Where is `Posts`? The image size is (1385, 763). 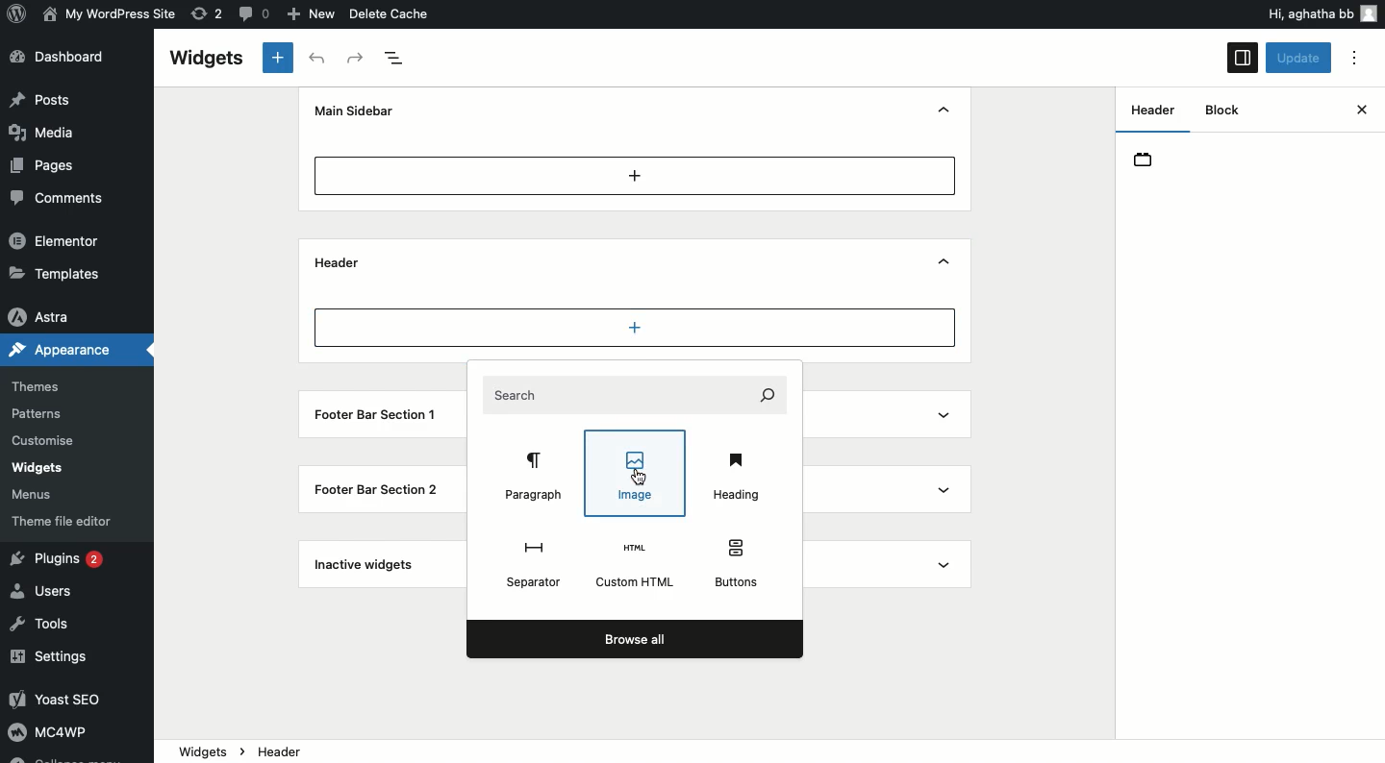
Posts is located at coordinates (42, 99).